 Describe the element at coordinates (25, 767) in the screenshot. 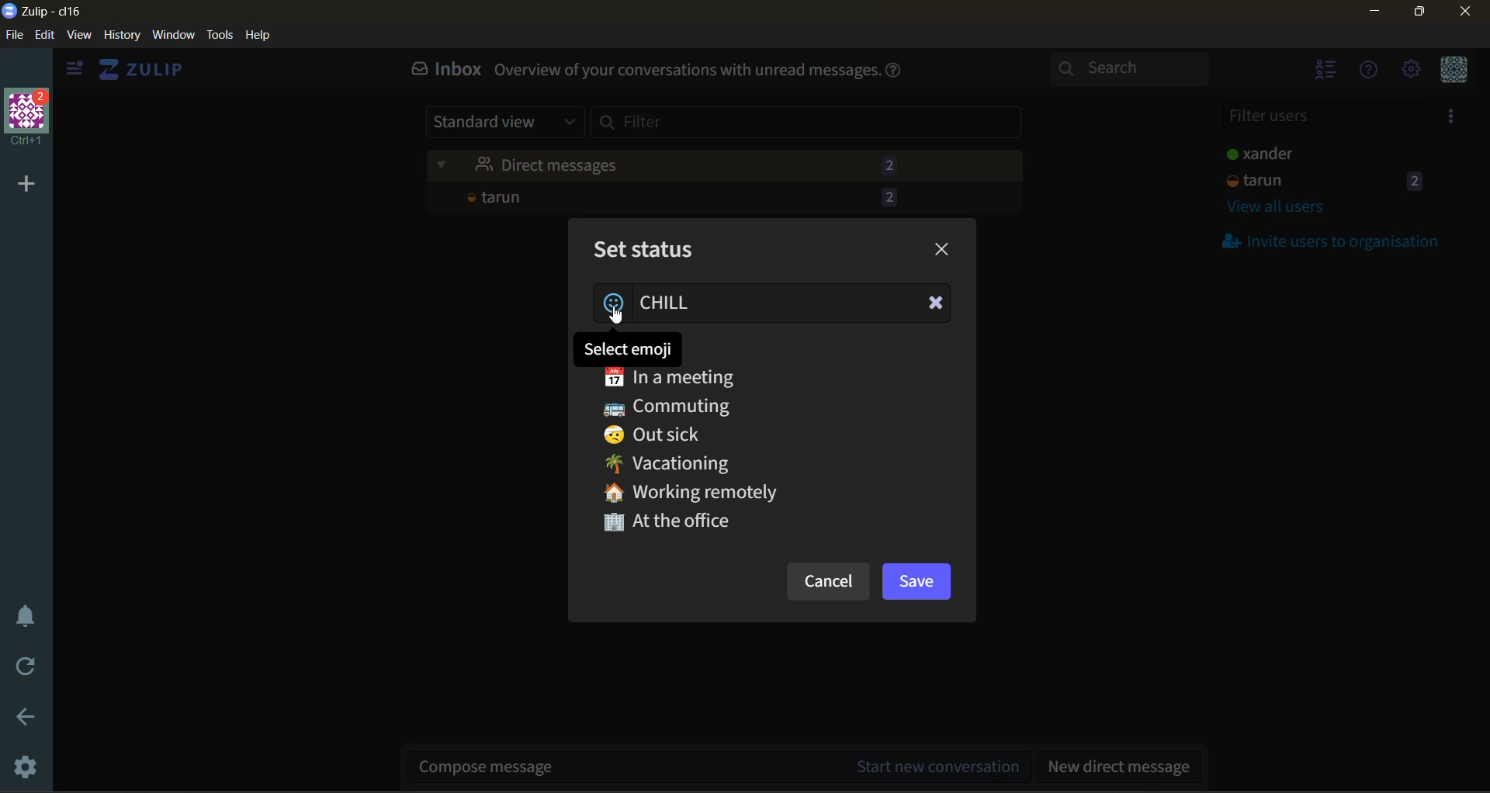

I see `settings` at that location.